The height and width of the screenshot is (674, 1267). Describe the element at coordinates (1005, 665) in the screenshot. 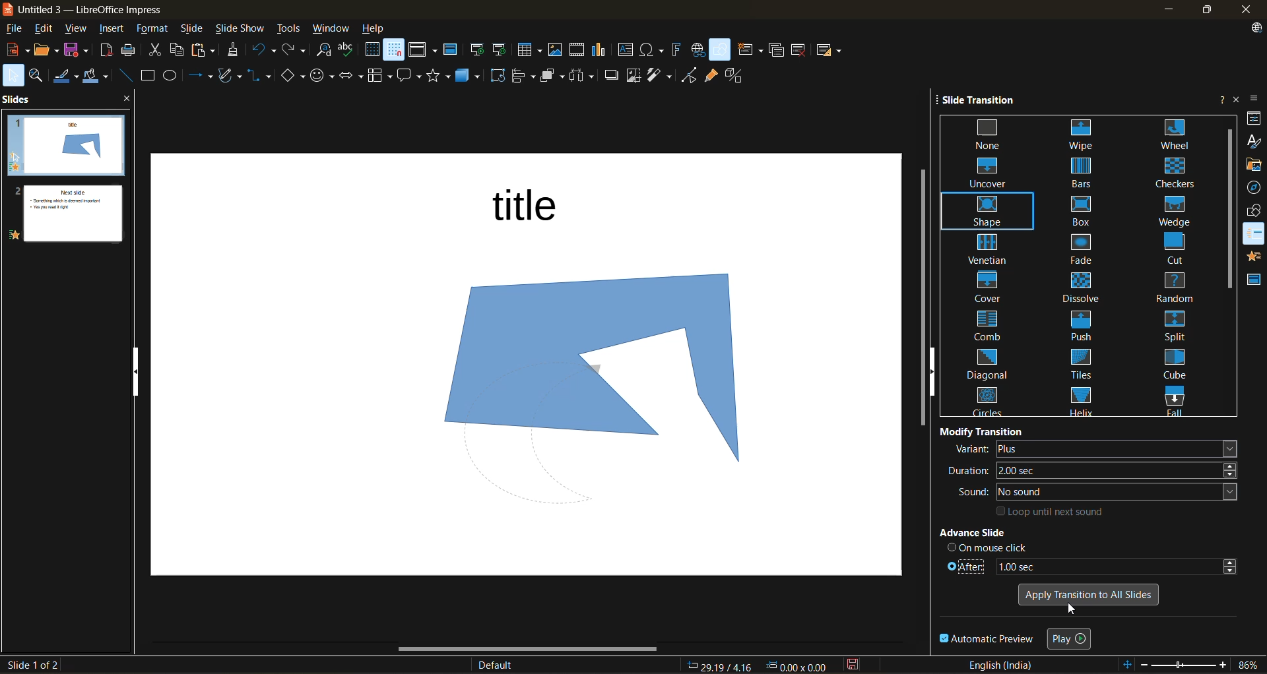

I see `text language` at that location.